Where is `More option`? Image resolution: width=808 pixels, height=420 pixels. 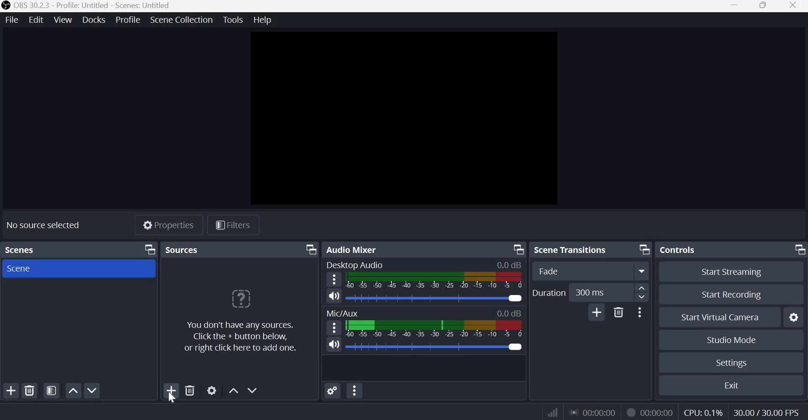 More option is located at coordinates (642, 271).